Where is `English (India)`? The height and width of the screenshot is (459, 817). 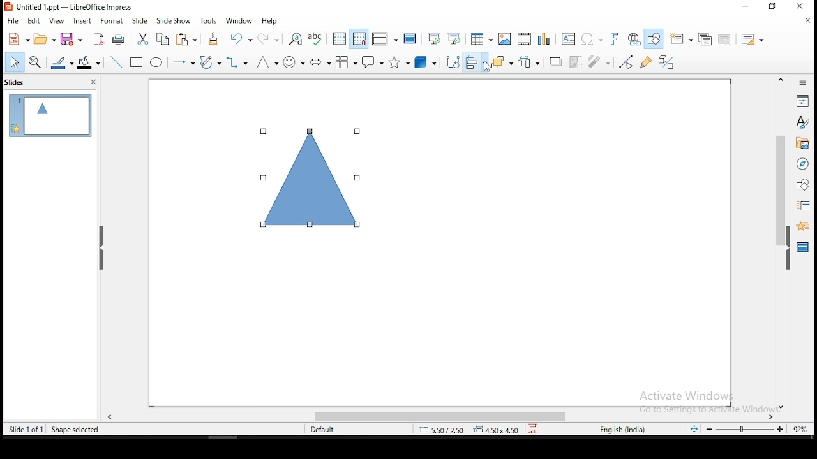 English (India) is located at coordinates (622, 430).